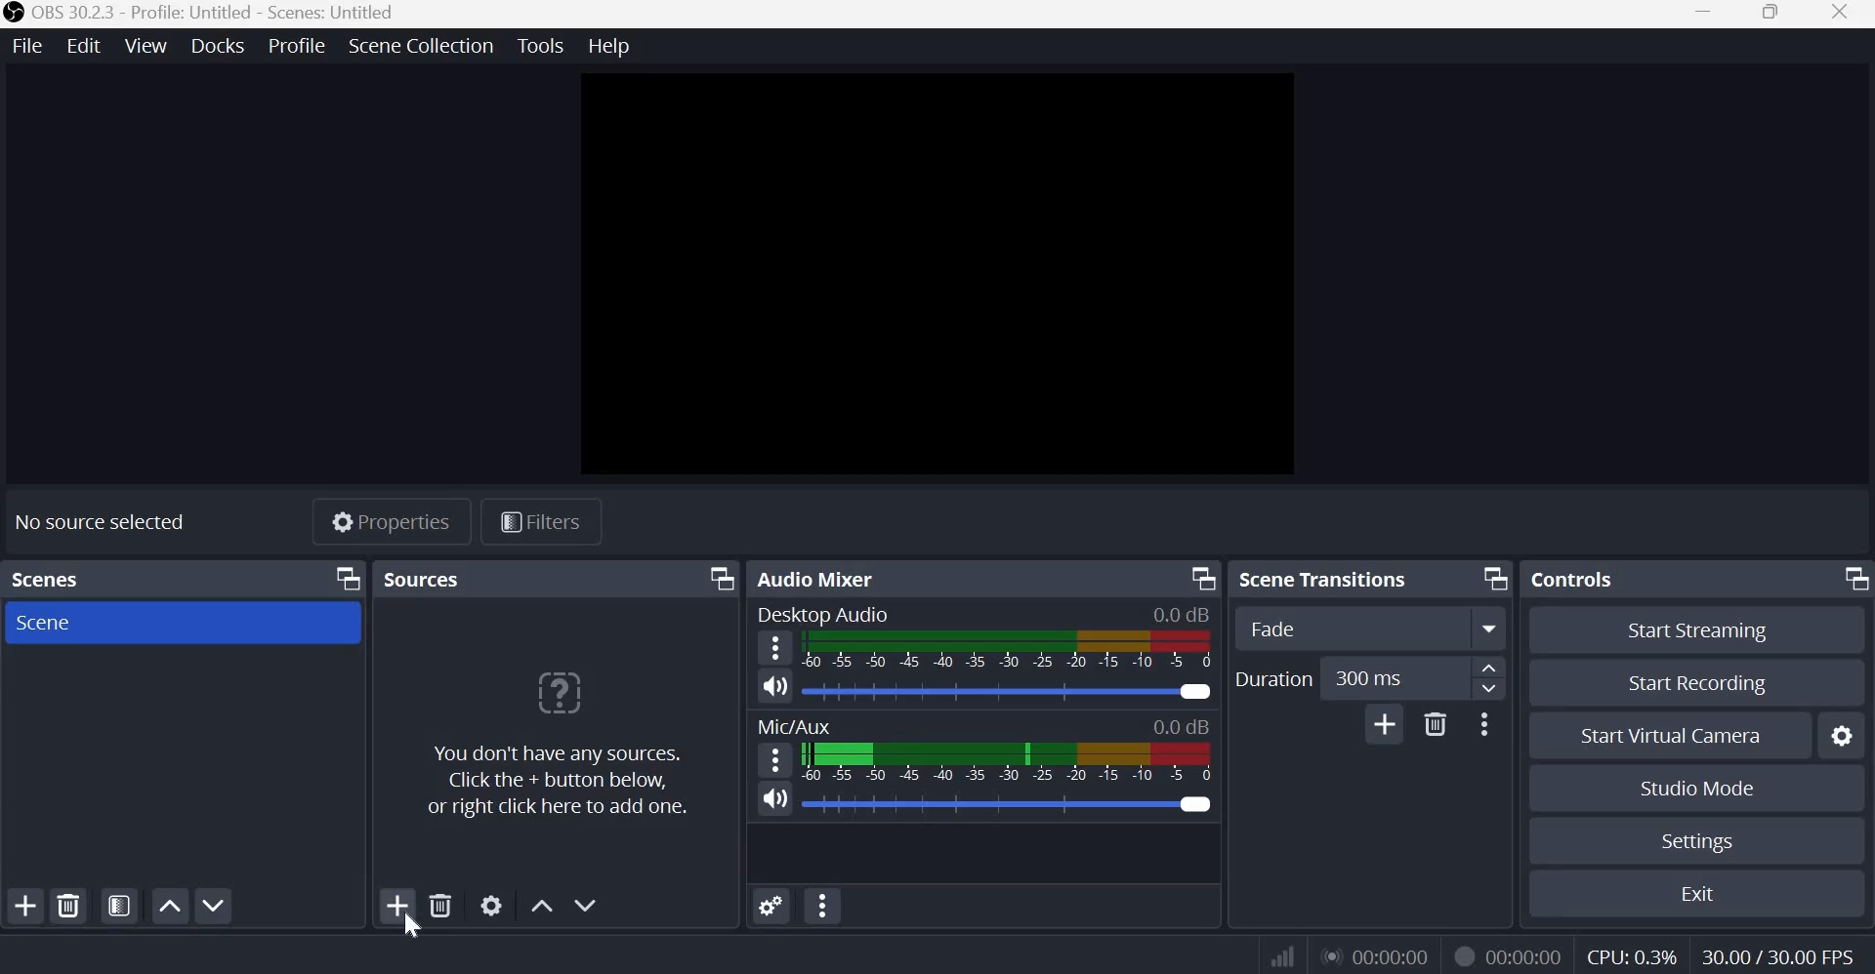 This screenshot has height=974, width=1875. What do you see at coordinates (25, 906) in the screenshot?
I see `add scene` at bounding box center [25, 906].